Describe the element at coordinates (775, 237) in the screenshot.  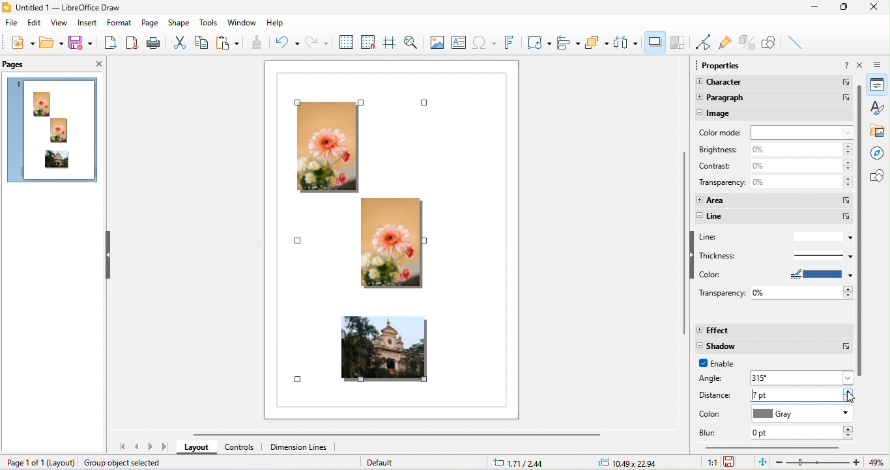
I see `line` at that location.